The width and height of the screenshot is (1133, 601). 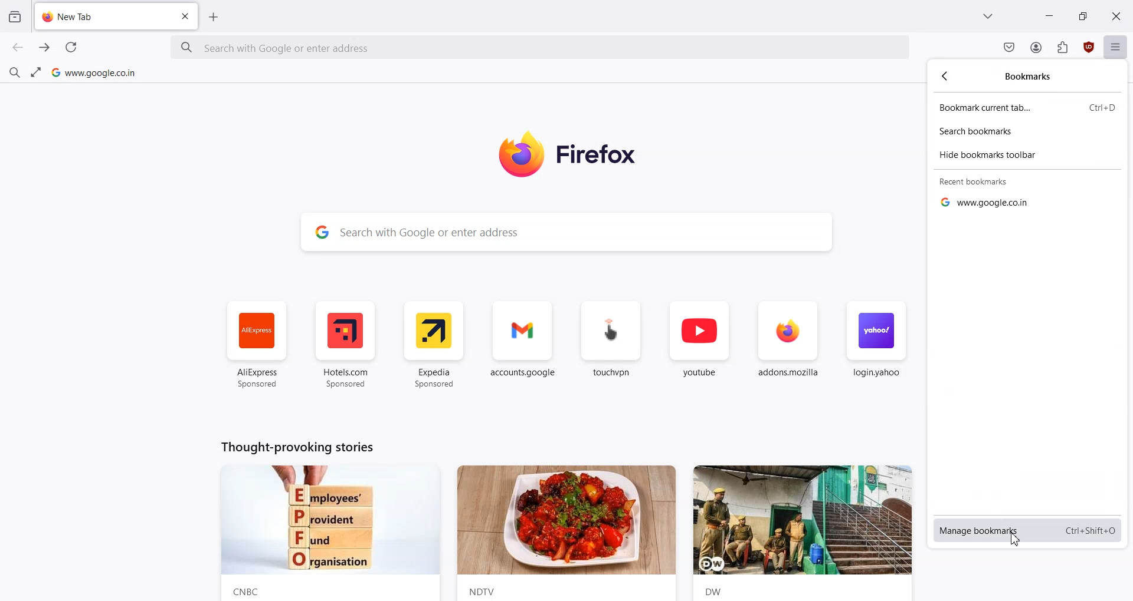 What do you see at coordinates (295, 446) in the screenshot?
I see `Text` at bounding box center [295, 446].